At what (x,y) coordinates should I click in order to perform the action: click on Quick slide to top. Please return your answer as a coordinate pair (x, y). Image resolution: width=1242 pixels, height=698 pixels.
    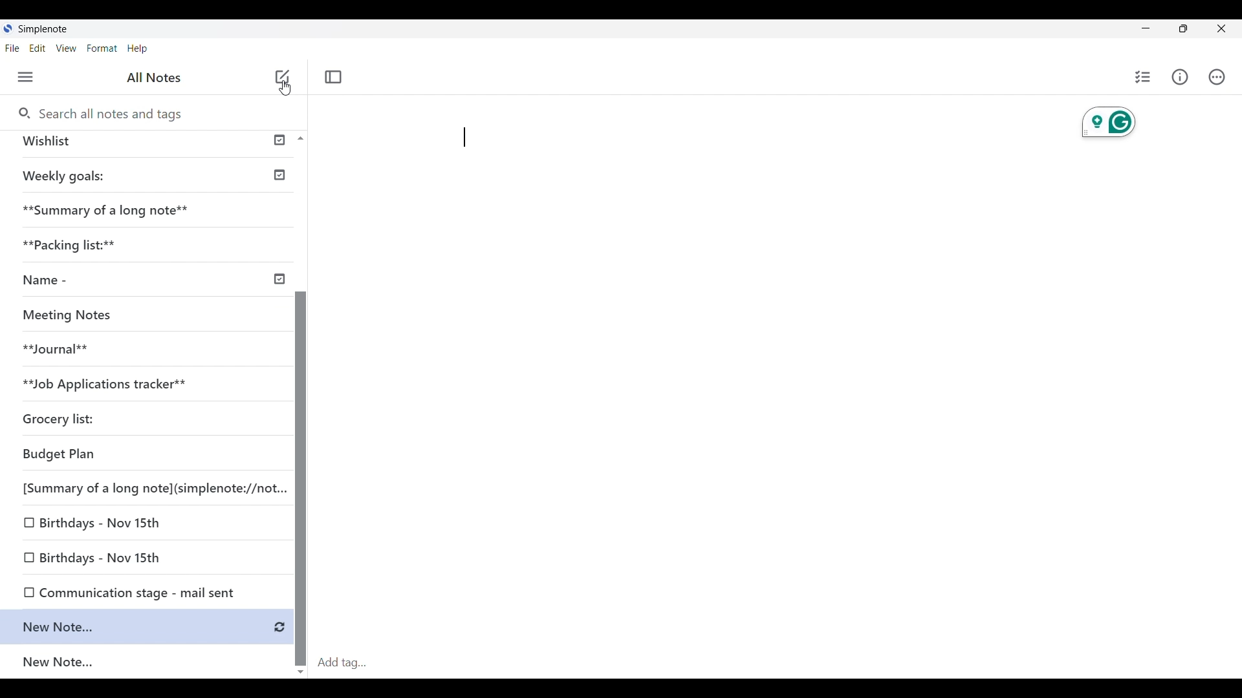
    Looking at the image, I should click on (301, 138).